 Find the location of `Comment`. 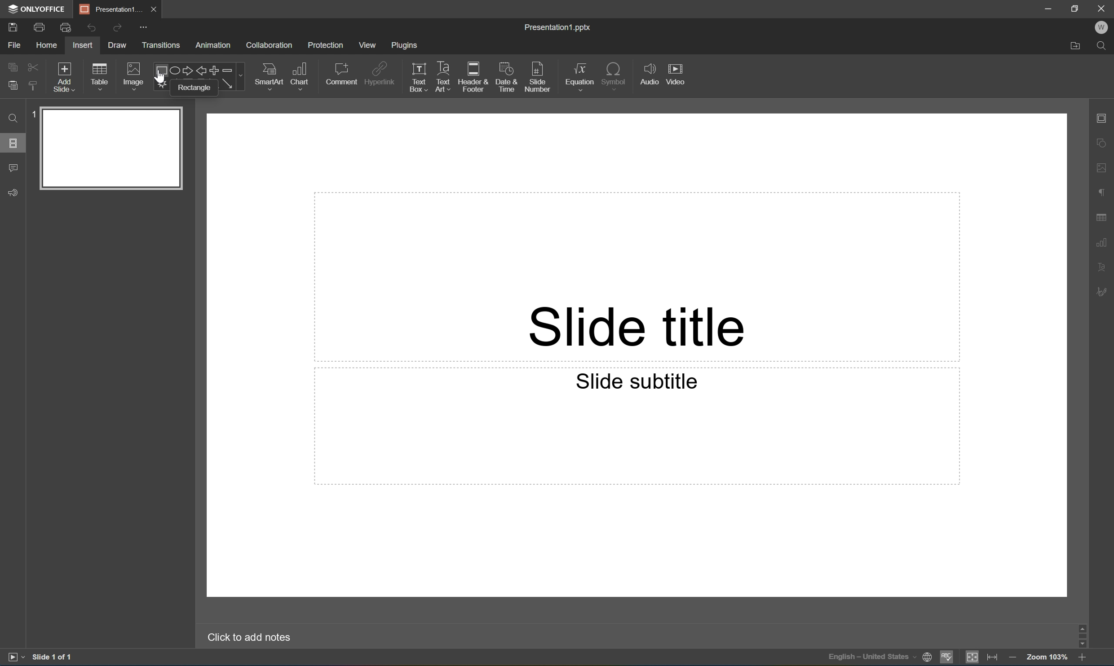

Comment is located at coordinates (14, 169).